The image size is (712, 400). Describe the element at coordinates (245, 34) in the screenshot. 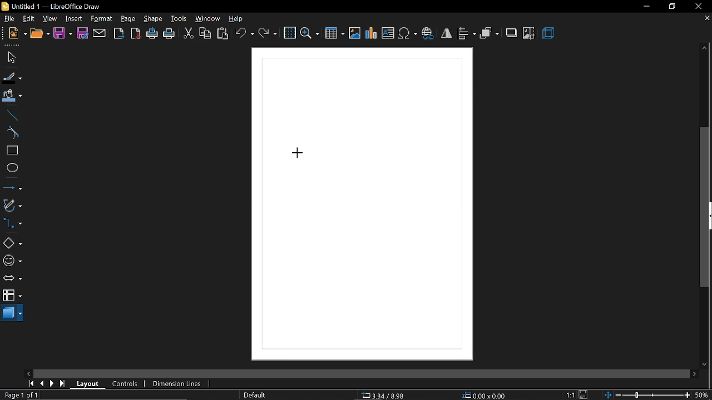

I see `undo` at that location.